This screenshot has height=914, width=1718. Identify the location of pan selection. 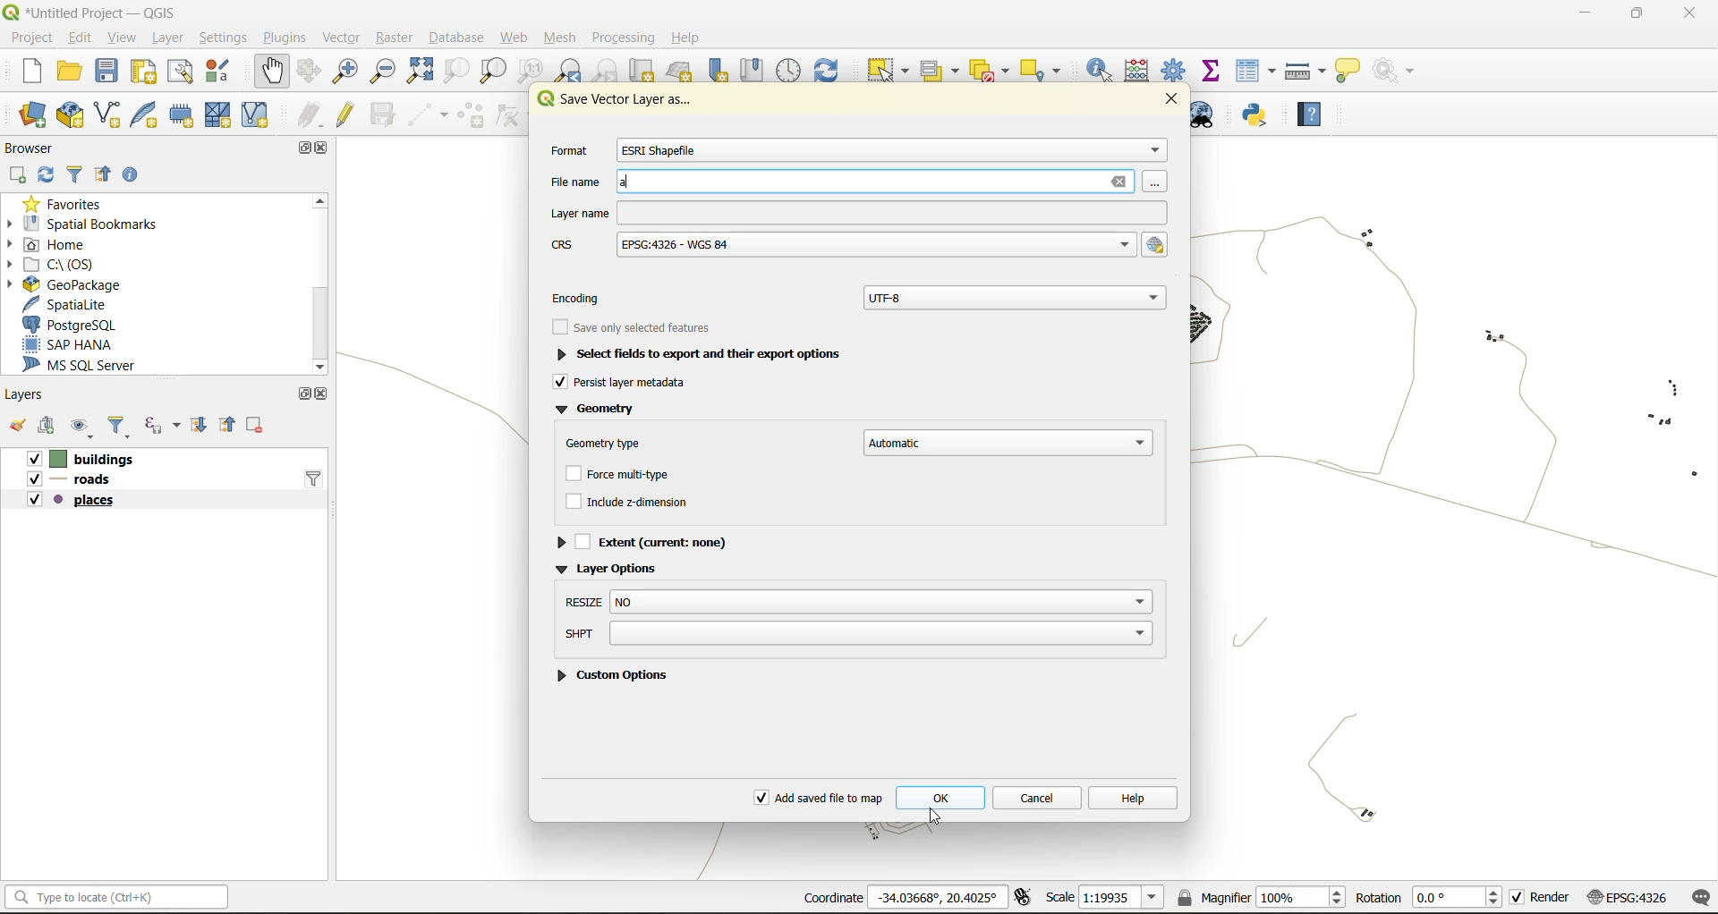
(312, 71).